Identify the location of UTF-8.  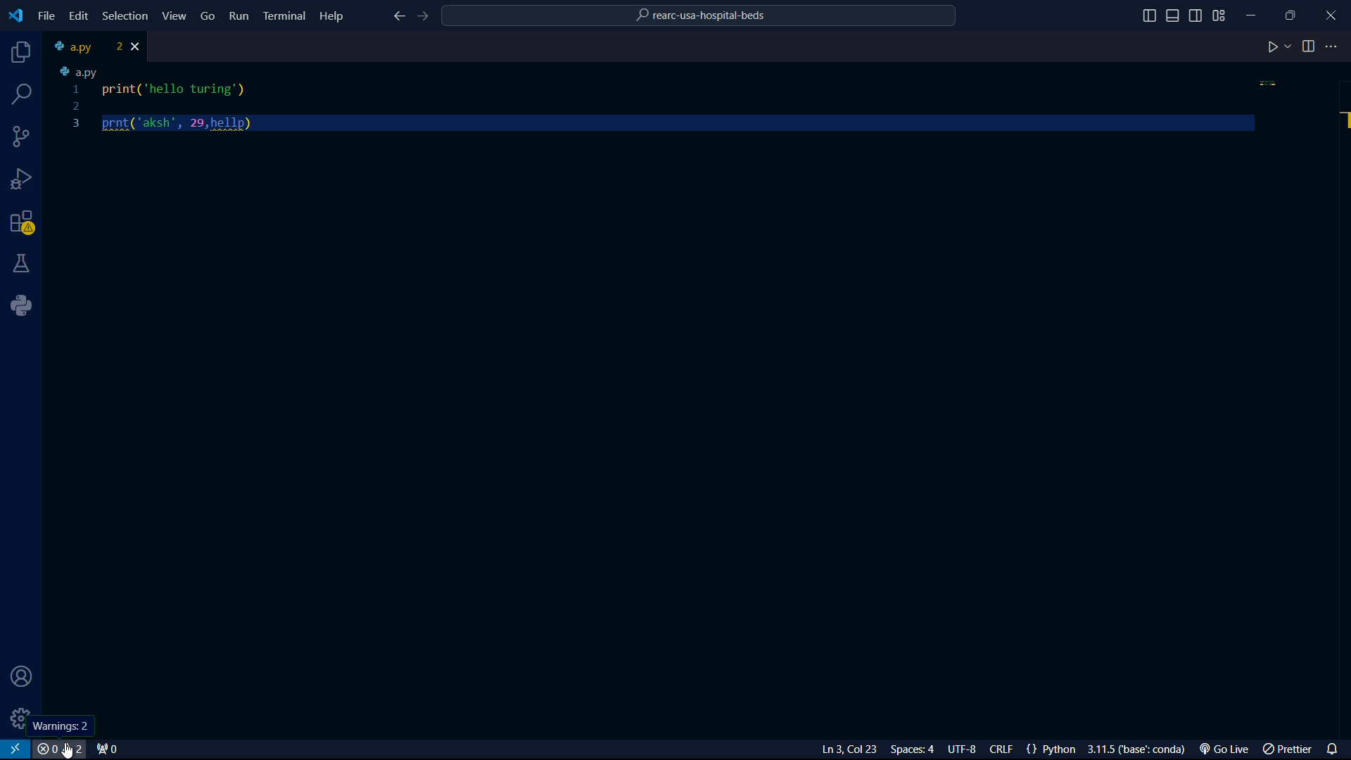
(968, 750).